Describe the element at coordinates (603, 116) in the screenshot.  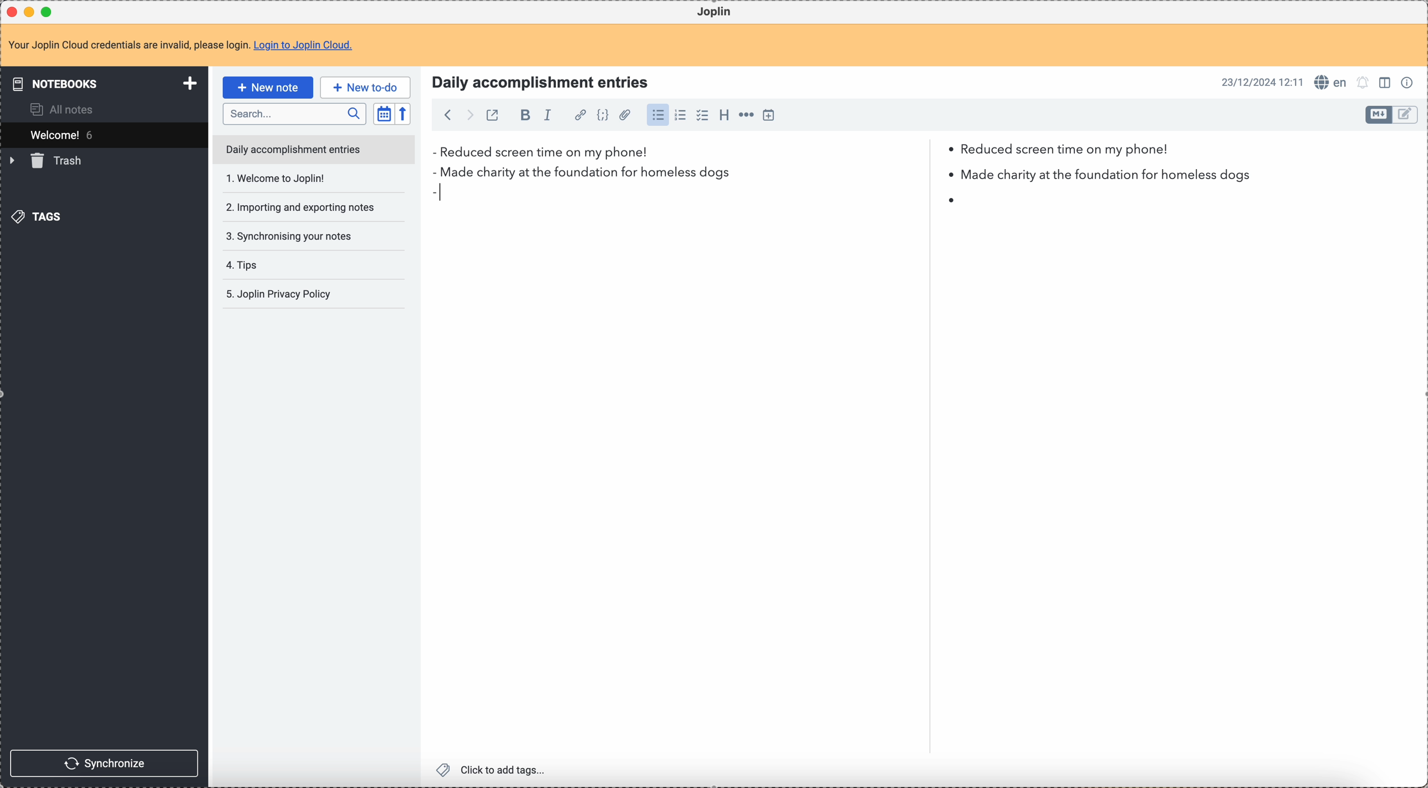
I see `code` at that location.